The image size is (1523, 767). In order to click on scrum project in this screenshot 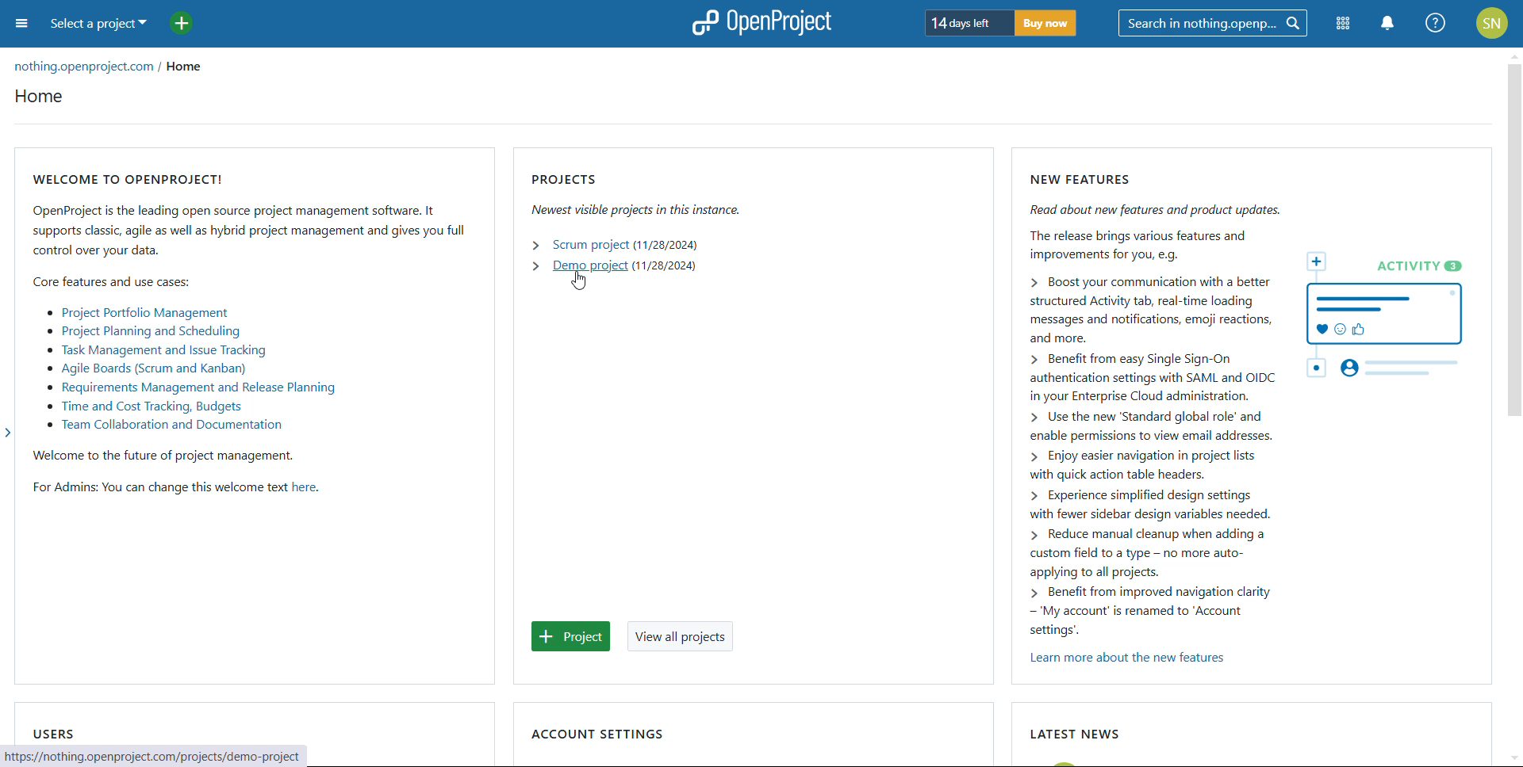, I will do `click(589, 246)`.